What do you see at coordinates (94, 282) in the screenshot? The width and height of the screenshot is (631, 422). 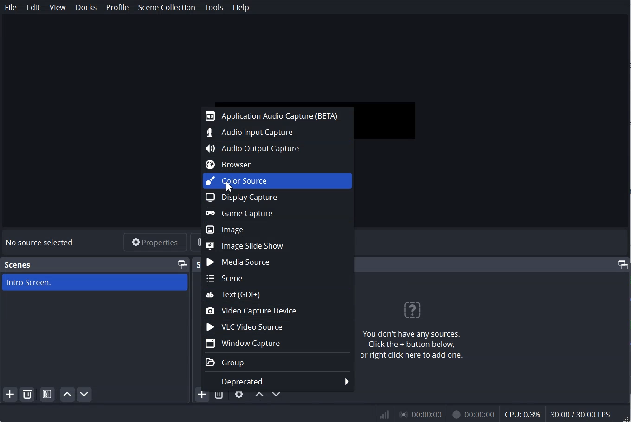 I see `Intro Screen ` at bounding box center [94, 282].